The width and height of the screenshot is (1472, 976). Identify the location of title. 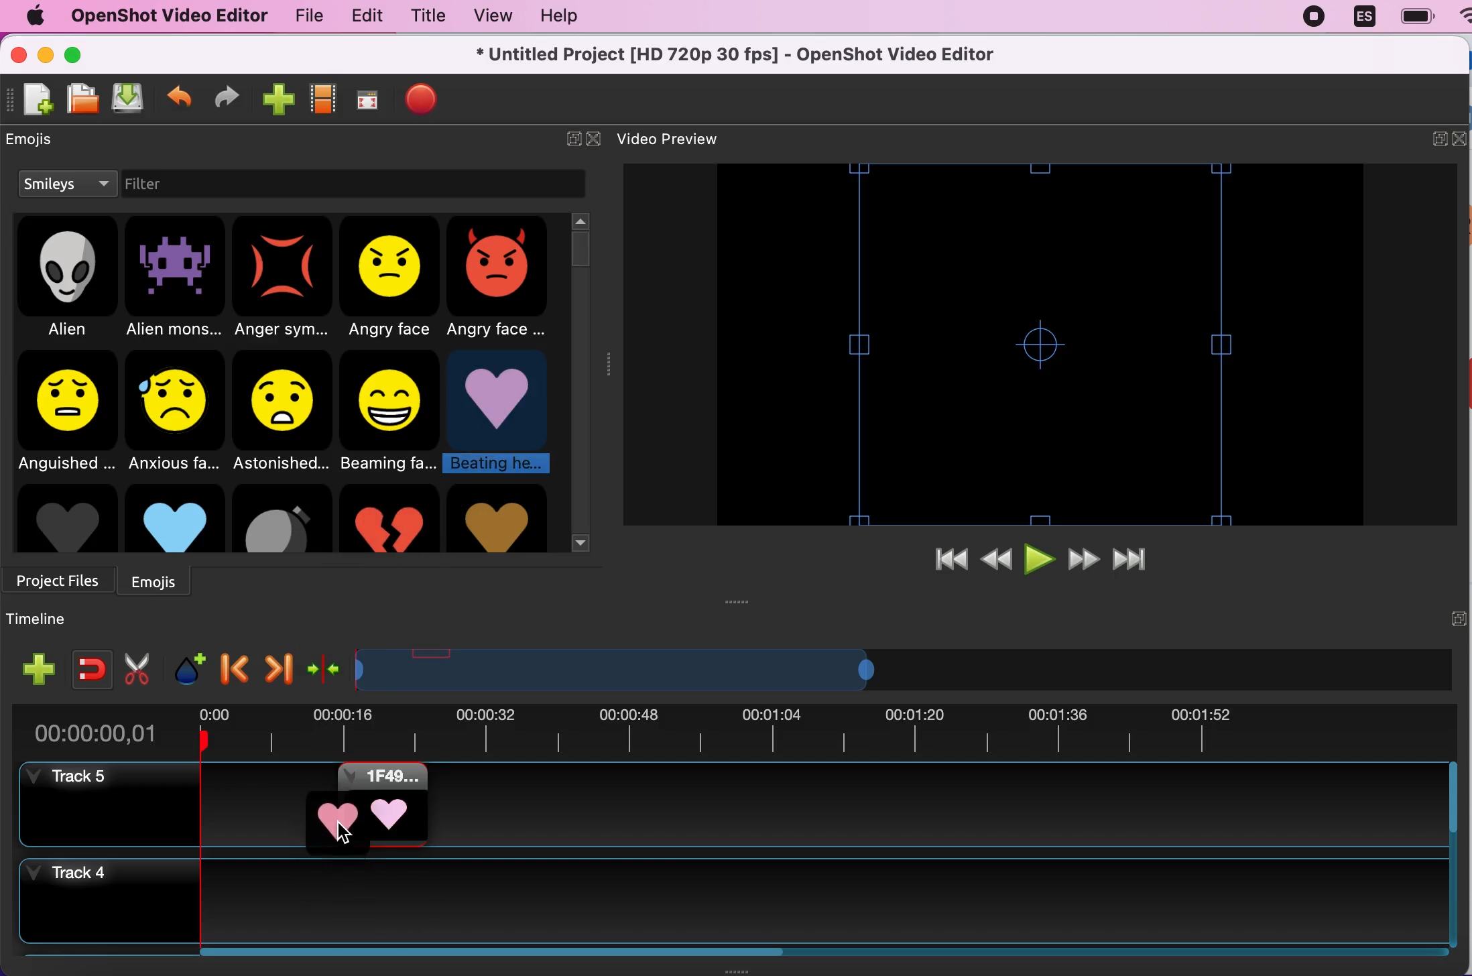
(422, 16).